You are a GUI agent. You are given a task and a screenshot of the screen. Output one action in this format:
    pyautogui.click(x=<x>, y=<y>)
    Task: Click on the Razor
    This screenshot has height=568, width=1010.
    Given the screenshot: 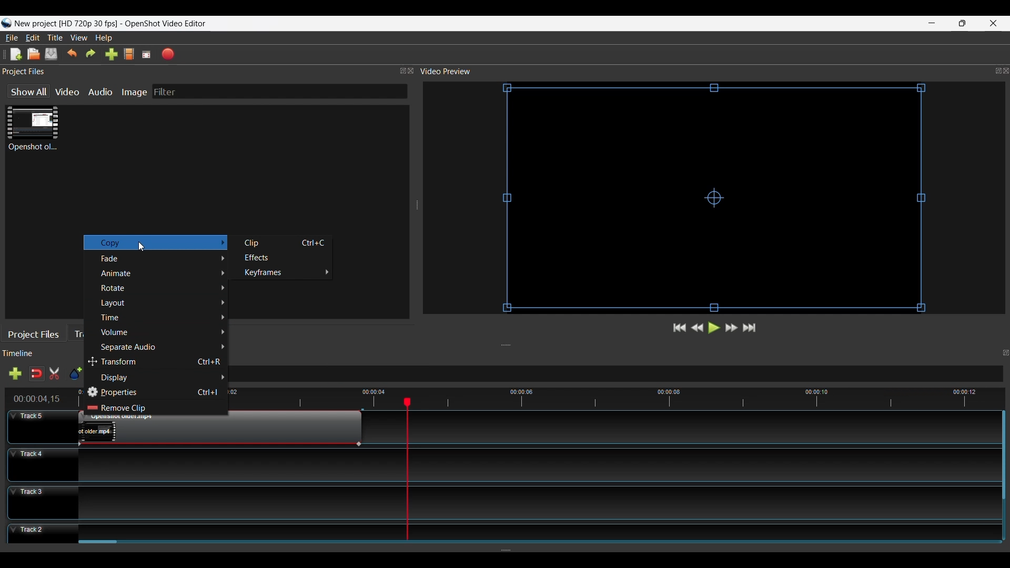 What is the action you would take?
    pyautogui.click(x=56, y=374)
    